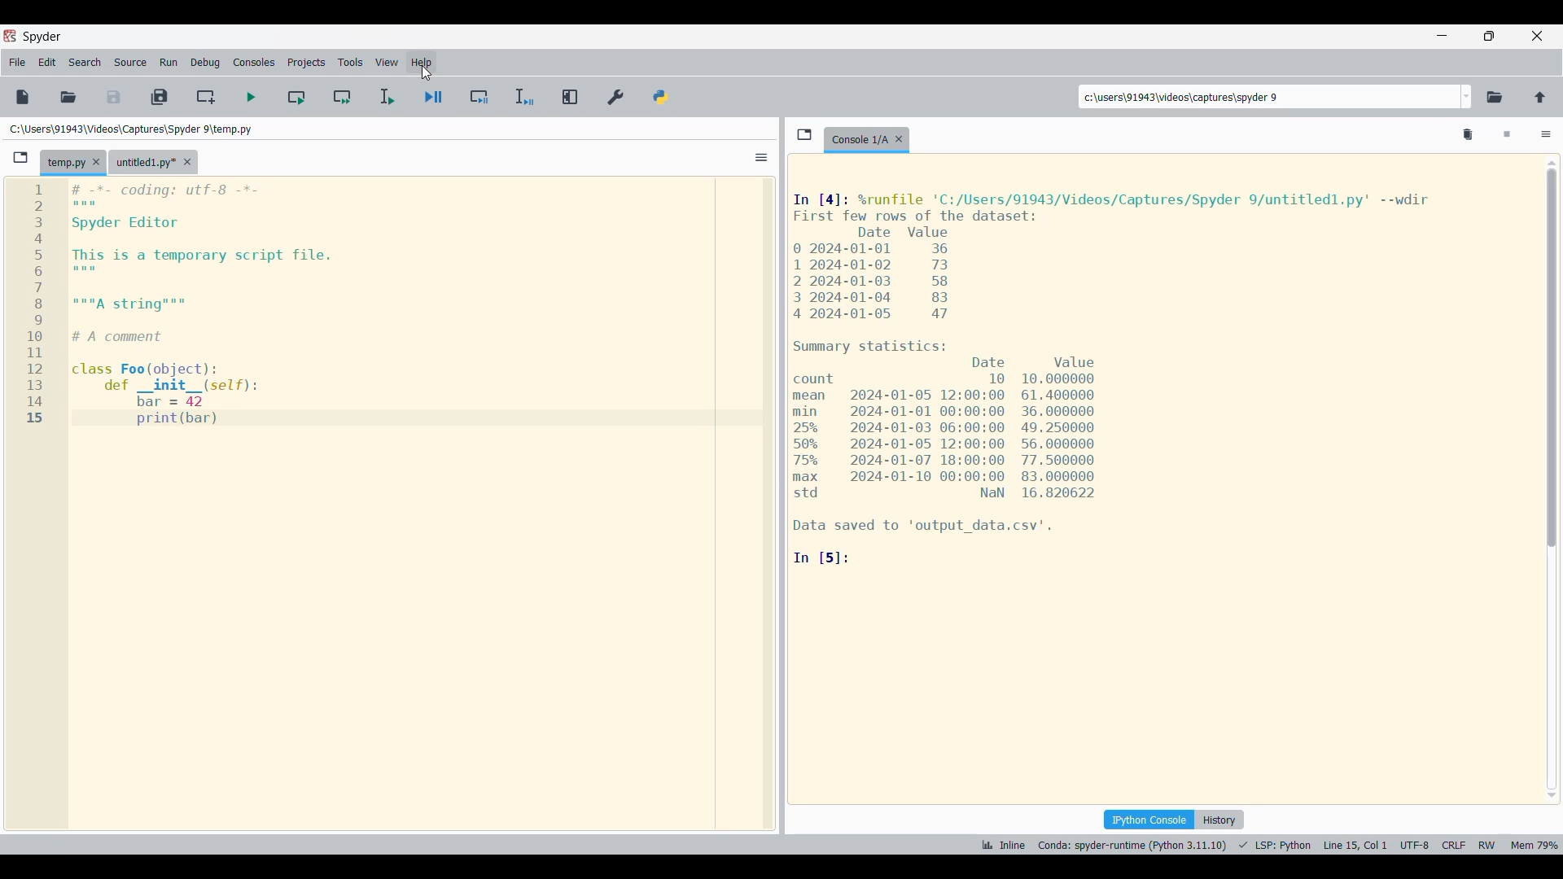 This screenshot has width=1563, height=879. What do you see at coordinates (65, 163) in the screenshot?
I see `Current tab highlighted` at bounding box center [65, 163].